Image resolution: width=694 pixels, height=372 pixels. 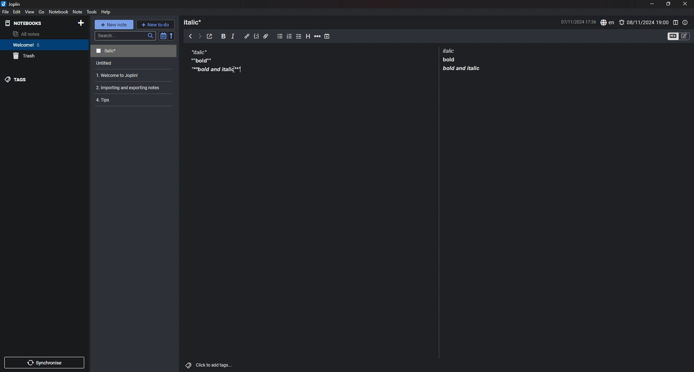 I want to click on note, so click(x=131, y=99).